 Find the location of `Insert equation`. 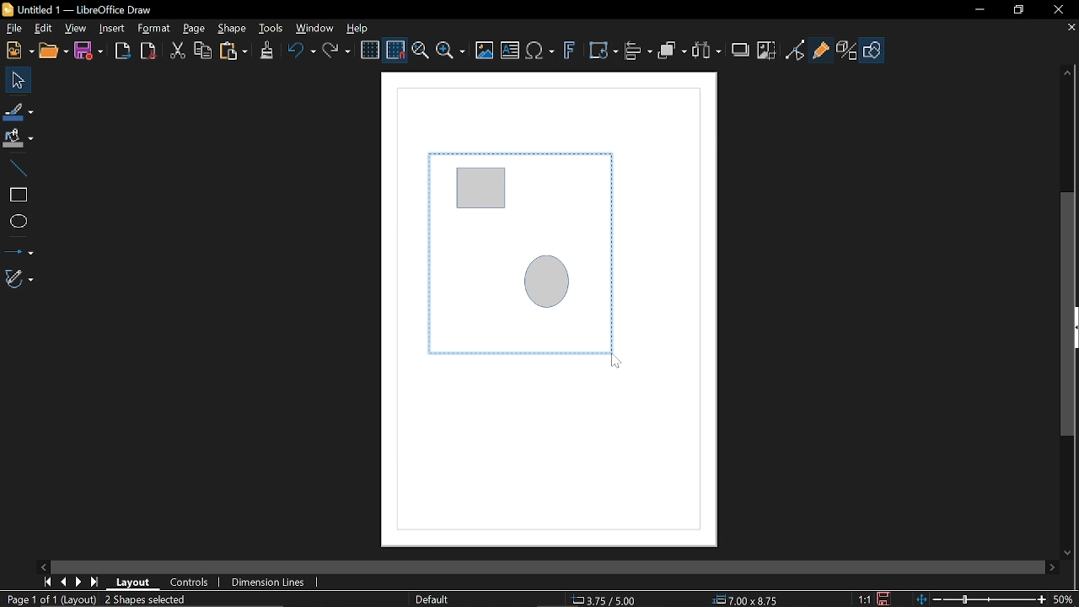

Insert equation is located at coordinates (542, 51).